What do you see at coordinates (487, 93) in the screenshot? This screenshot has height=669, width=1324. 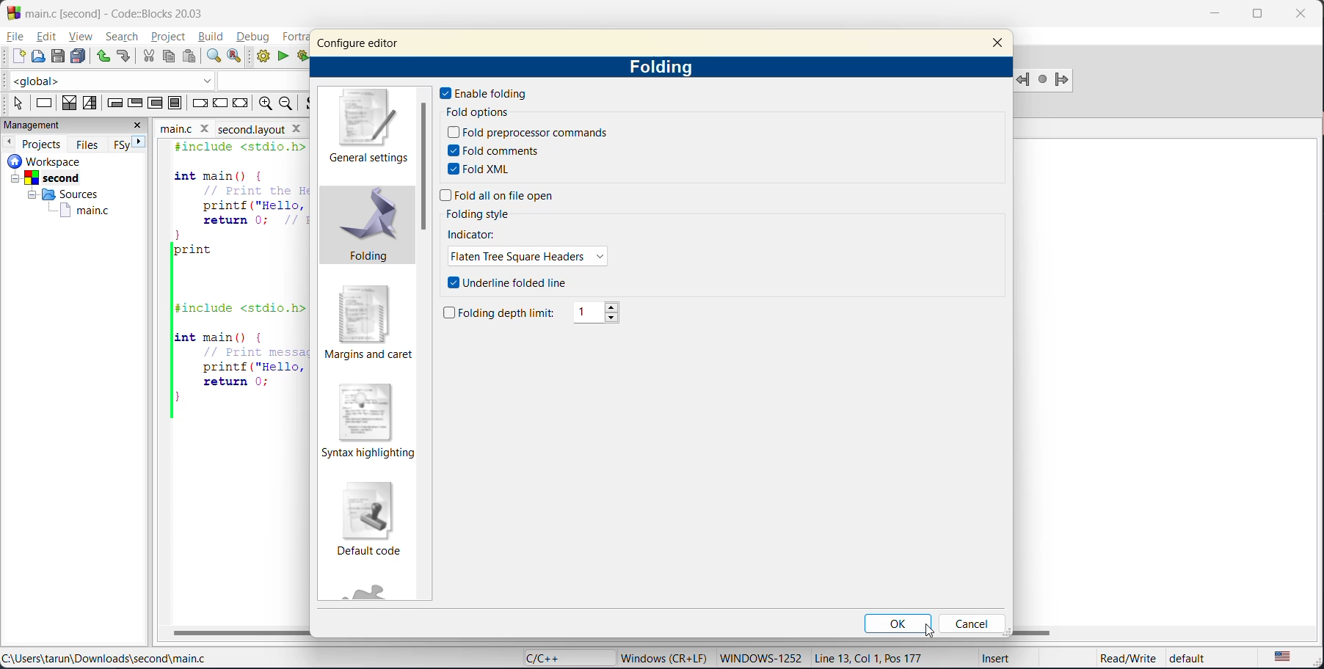 I see `enable folding` at bounding box center [487, 93].